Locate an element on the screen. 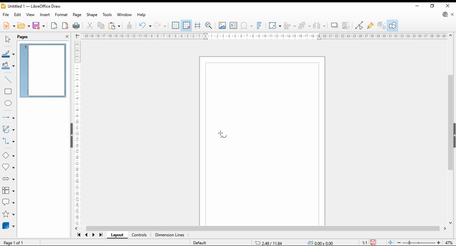 The image size is (456, 246). -20.82/7.89 is located at coordinates (270, 243).